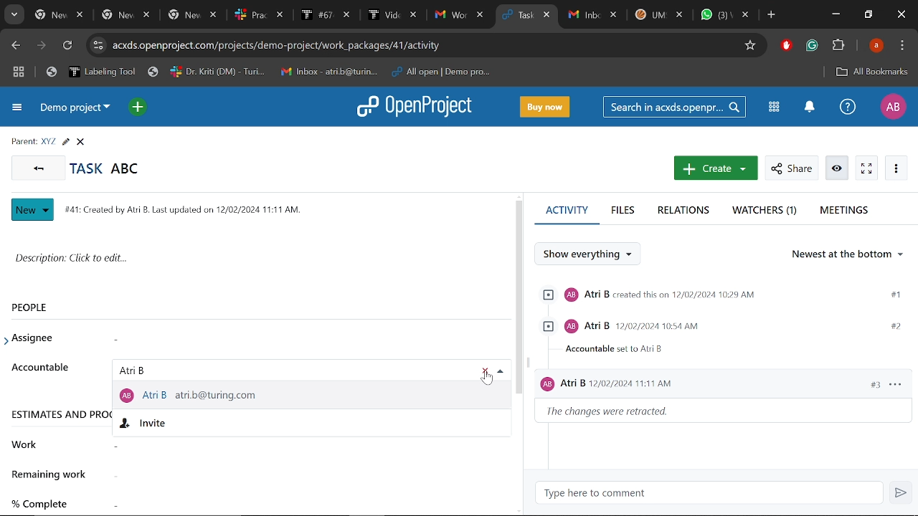 The height and width of the screenshot is (516, 918). What do you see at coordinates (847, 110) in the screenshot?
I see `Help` at bounding box center [847, 110].